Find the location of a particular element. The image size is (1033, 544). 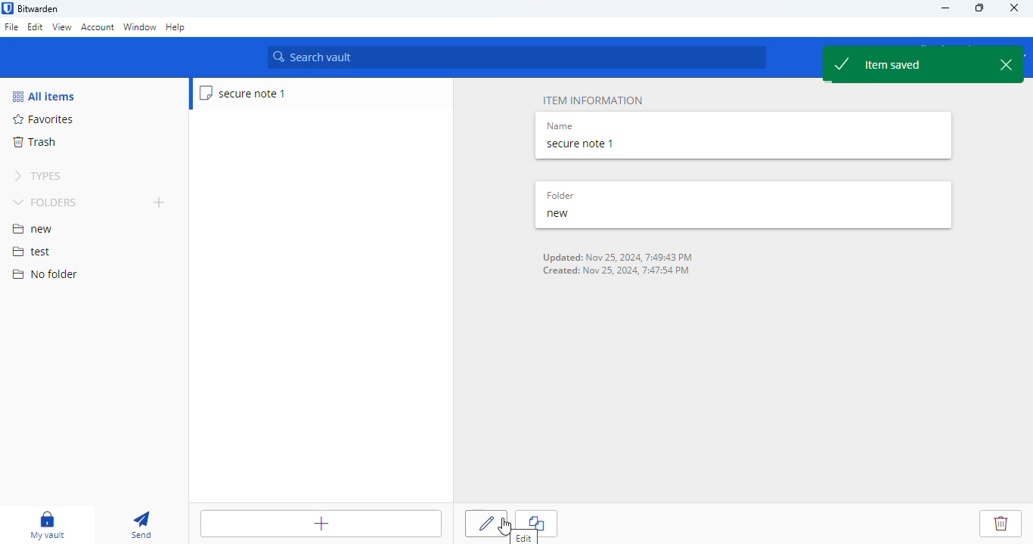

search vault is located at coordinates (516, 57).